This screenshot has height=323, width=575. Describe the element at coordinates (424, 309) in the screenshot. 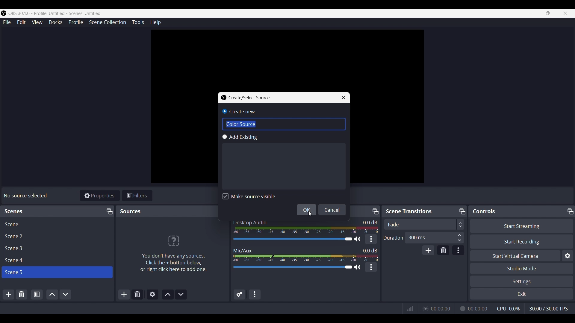

I see `Streaming` at that location.